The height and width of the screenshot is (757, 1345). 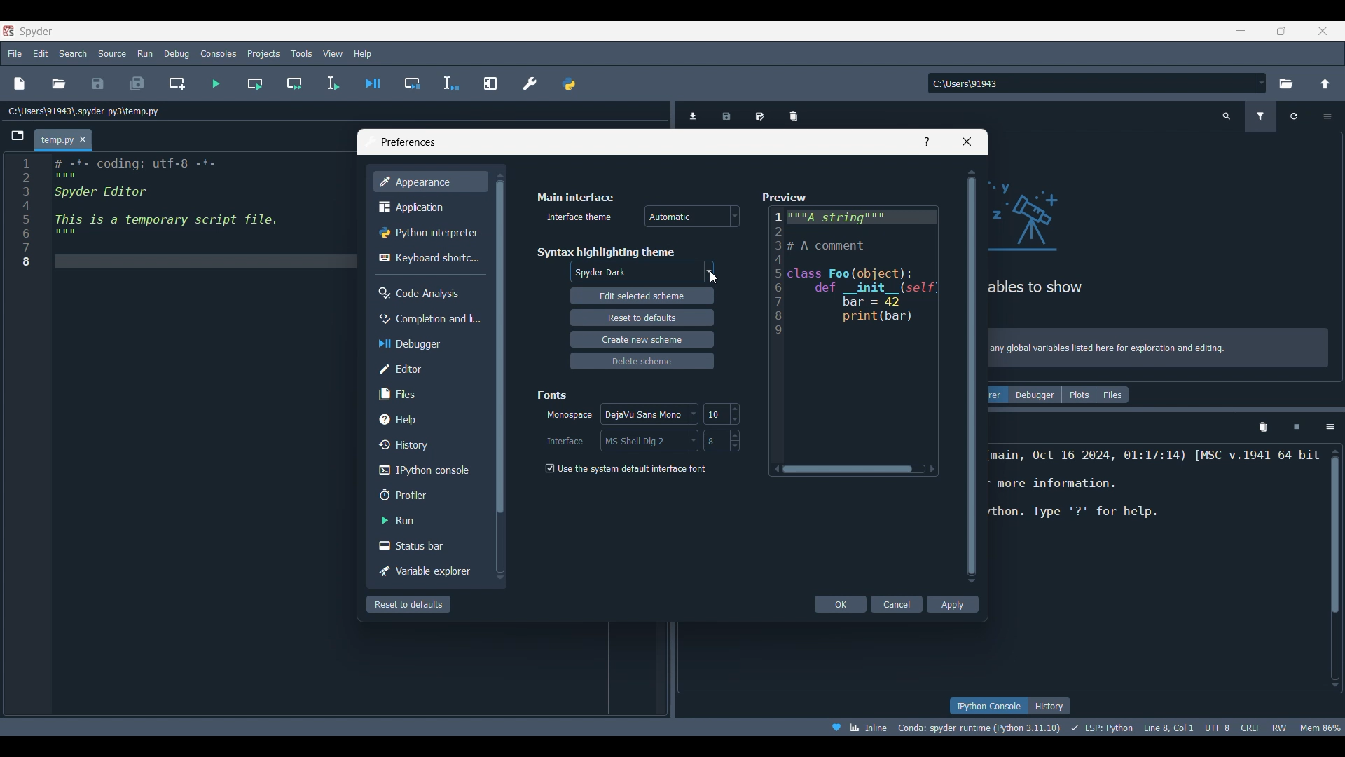 I want to click on Save data as, so click(x=760, y=114).